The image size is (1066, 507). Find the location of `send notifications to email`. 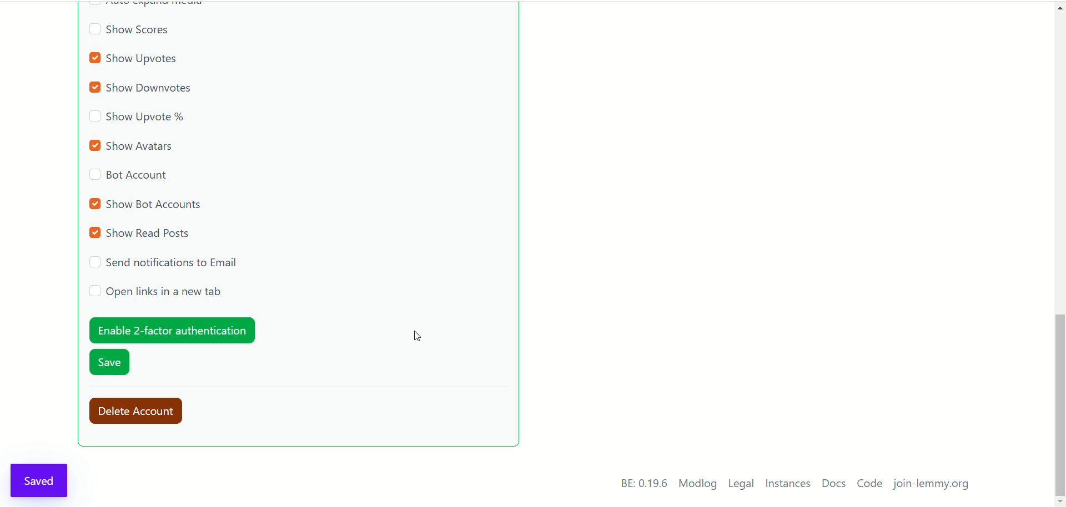

send notifications to email is located at coordinates (166, 262).